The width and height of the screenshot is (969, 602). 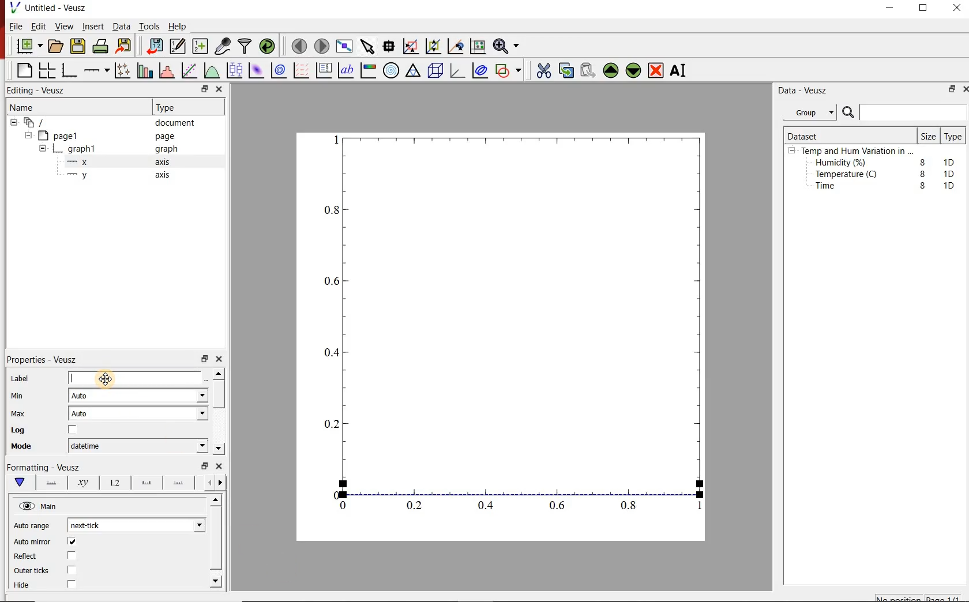 What do you see at coordinates (223, 483) in the screenshot?
I see `go forward` at bounding box center [223, 483].